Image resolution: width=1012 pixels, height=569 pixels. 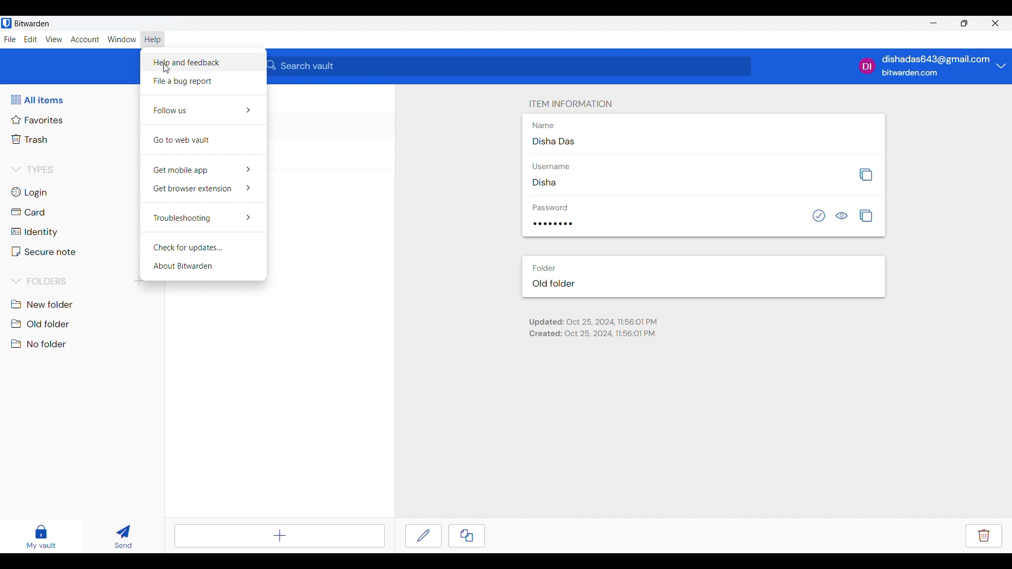 What do you see at coordinates (40, 344) in the screenshot?
I see `No folder` at bounding box center [40, 344].